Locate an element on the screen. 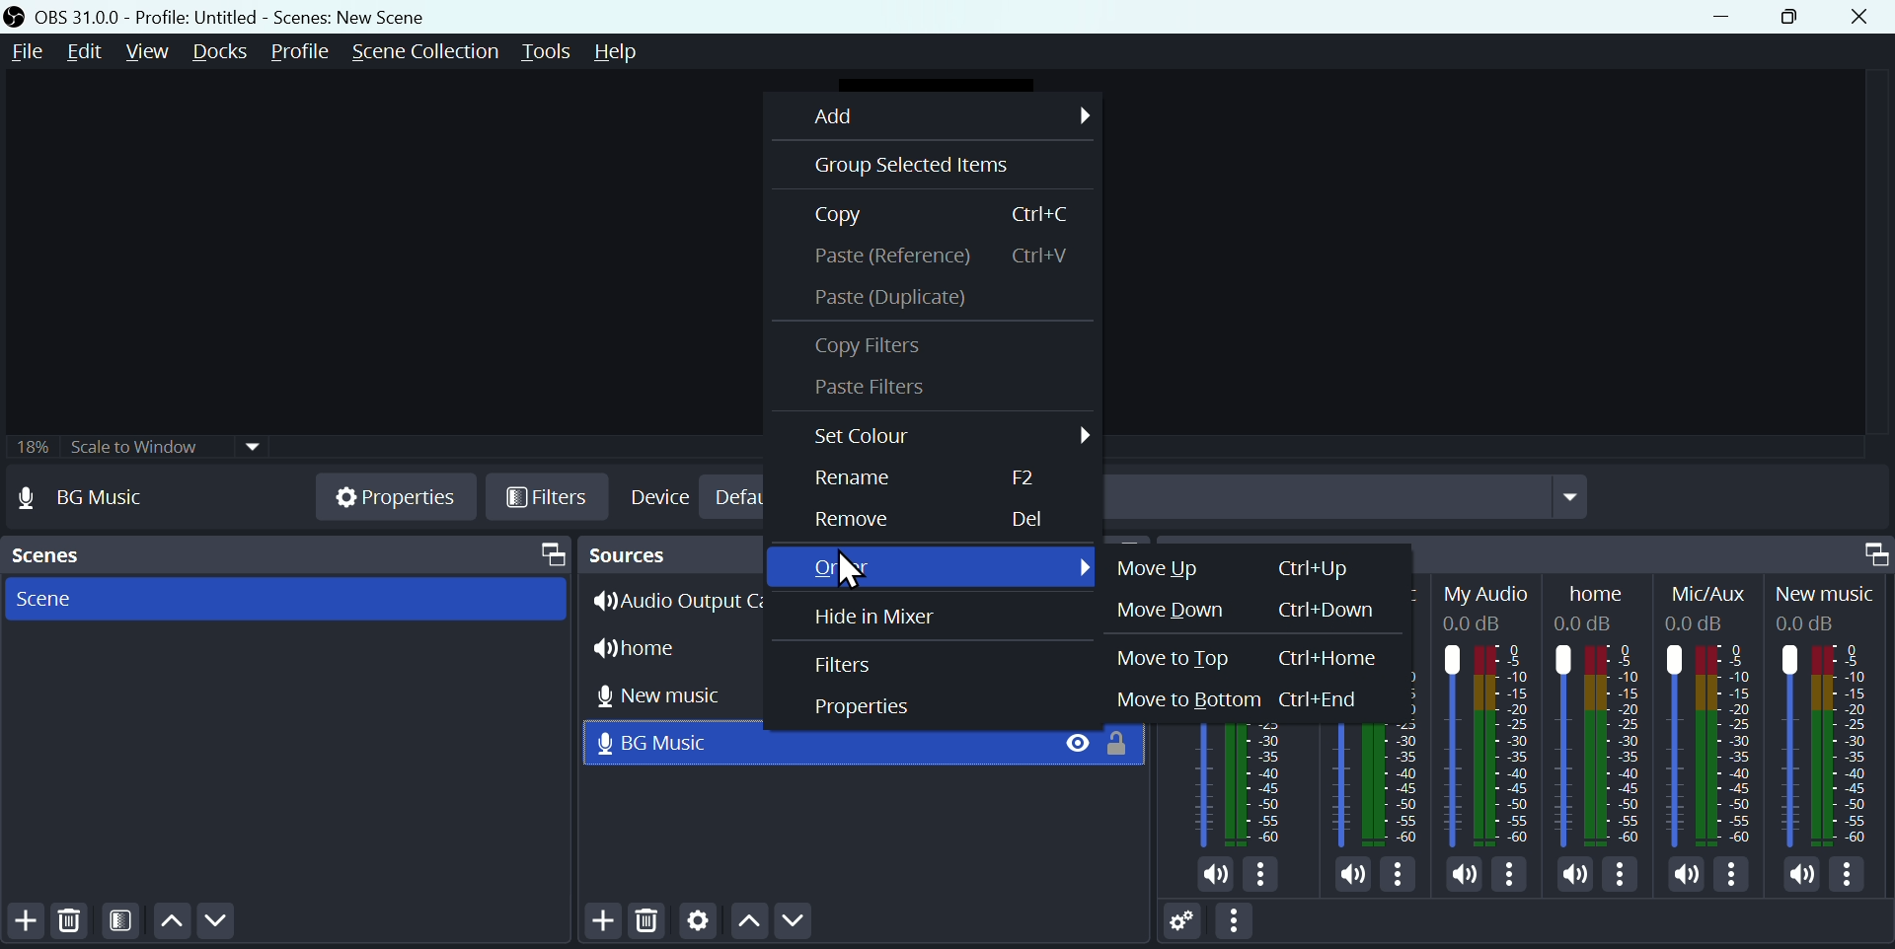 The height and width of the screenshot is (949, 1895). Sources is located at coordinates (667, 553).